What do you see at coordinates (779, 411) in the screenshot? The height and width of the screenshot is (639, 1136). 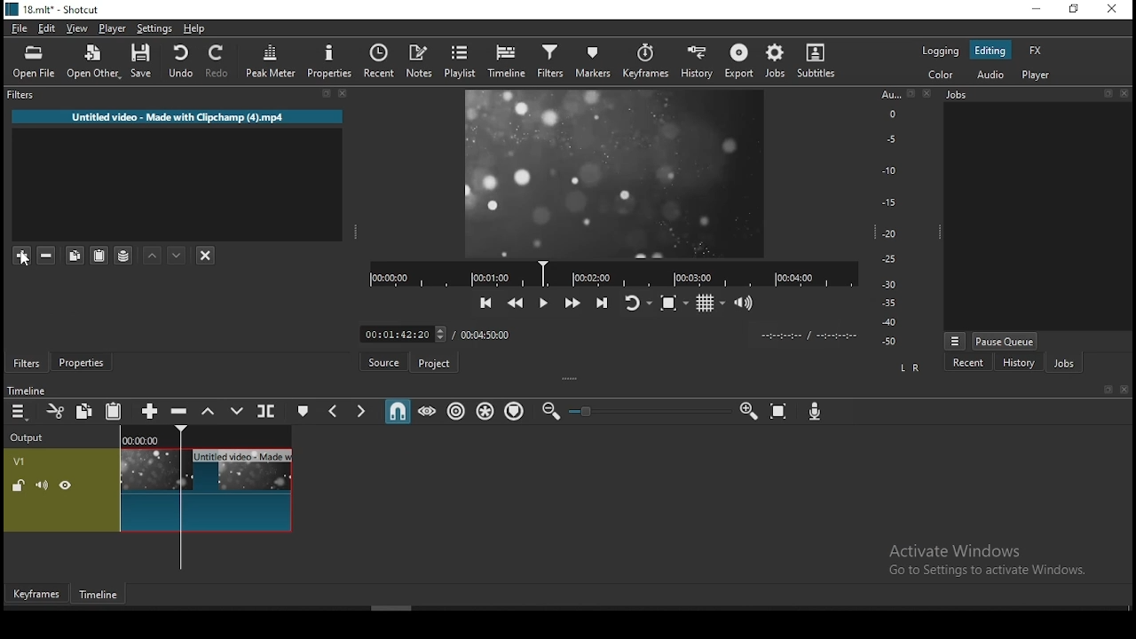 I see `zoom timeline to fit` at bounding box center [779, 411].